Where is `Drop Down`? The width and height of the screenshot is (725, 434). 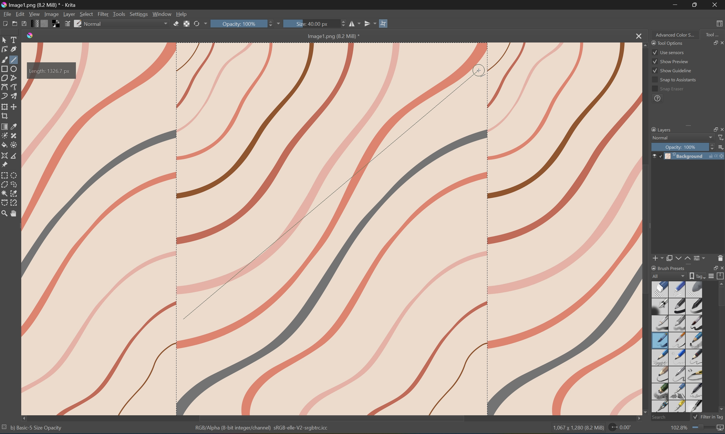 Drop Down is located at coordinates (282, 23).